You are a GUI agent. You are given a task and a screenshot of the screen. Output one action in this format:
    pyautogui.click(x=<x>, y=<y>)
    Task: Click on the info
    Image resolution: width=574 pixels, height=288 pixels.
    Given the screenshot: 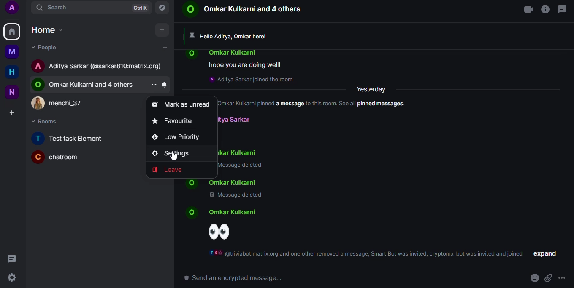 What is the action you would take?
    pyautogui.click(x=544, y=10)
    